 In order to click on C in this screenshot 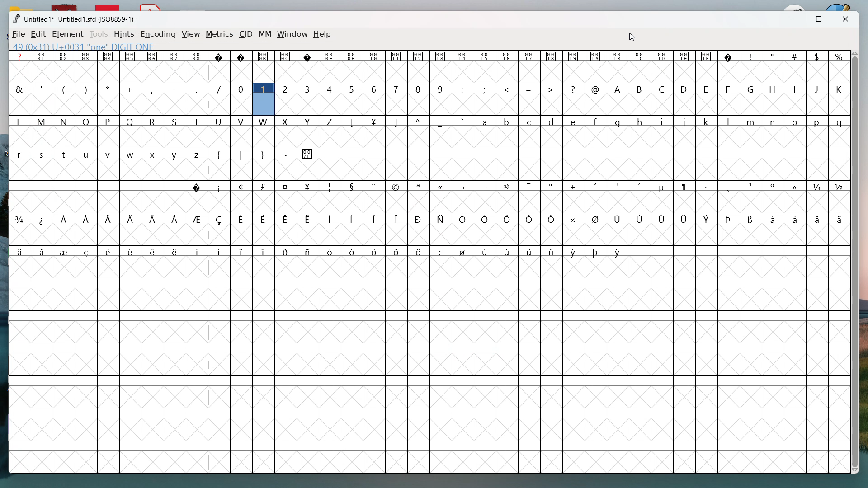, I will do `click(663, 89)`.